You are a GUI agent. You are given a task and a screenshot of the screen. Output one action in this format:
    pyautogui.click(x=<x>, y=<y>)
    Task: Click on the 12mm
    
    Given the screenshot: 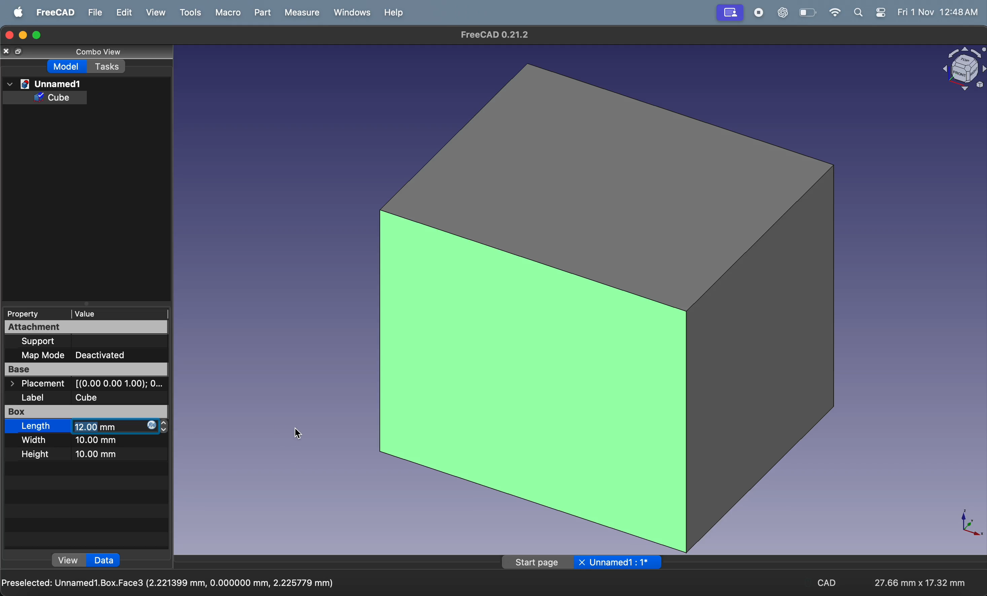 What is the action you would take?
    pyautogui.click(x=114, y=427)
    